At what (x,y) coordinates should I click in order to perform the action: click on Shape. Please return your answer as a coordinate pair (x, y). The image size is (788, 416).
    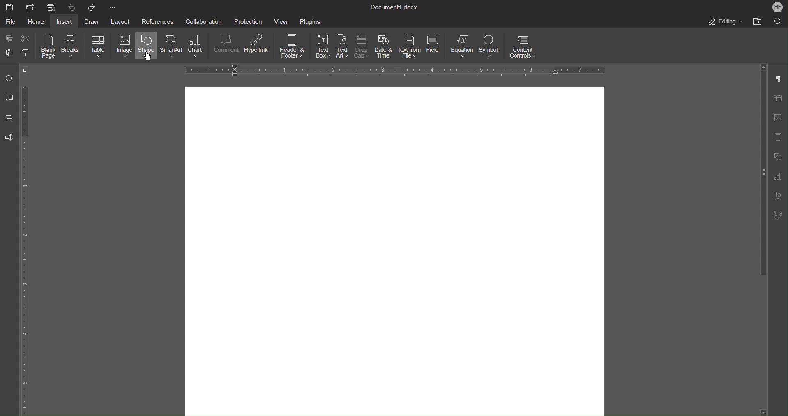
    Looking at the image, I should click on (146, 47).